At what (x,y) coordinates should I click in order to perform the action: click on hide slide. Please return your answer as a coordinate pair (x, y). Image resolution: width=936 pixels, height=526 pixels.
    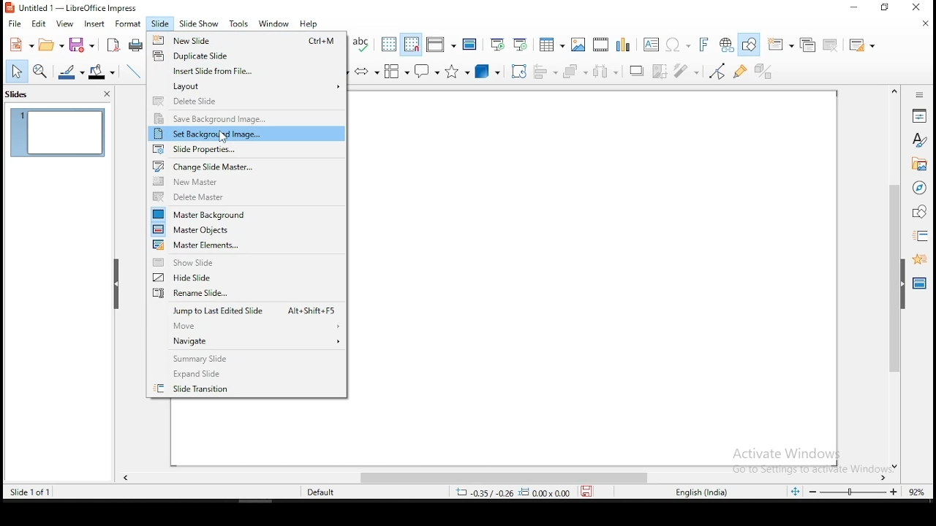
    Looking at the image, I should click on (245, 278).